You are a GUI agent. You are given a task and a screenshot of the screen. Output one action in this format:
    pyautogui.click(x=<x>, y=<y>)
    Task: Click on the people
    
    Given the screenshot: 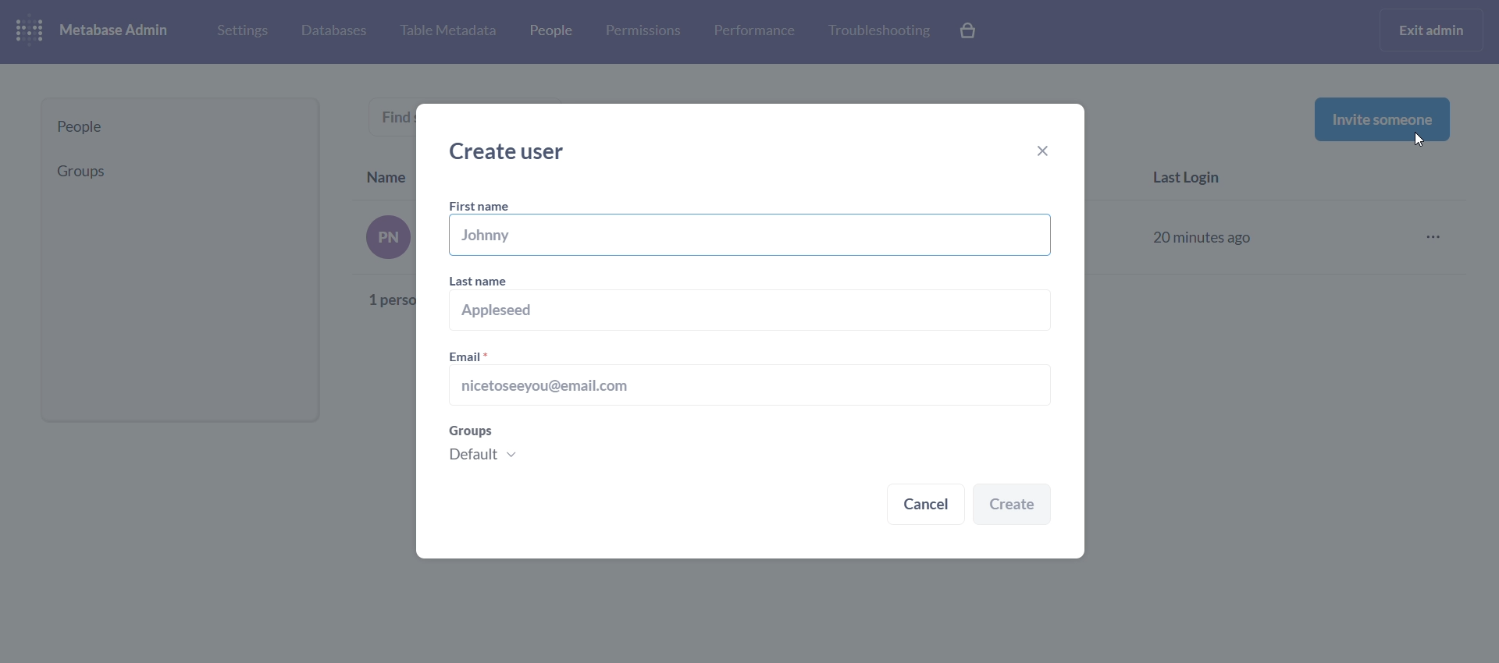 What is the action you would take?
    pyautogui.click(x=549, y=34)
    